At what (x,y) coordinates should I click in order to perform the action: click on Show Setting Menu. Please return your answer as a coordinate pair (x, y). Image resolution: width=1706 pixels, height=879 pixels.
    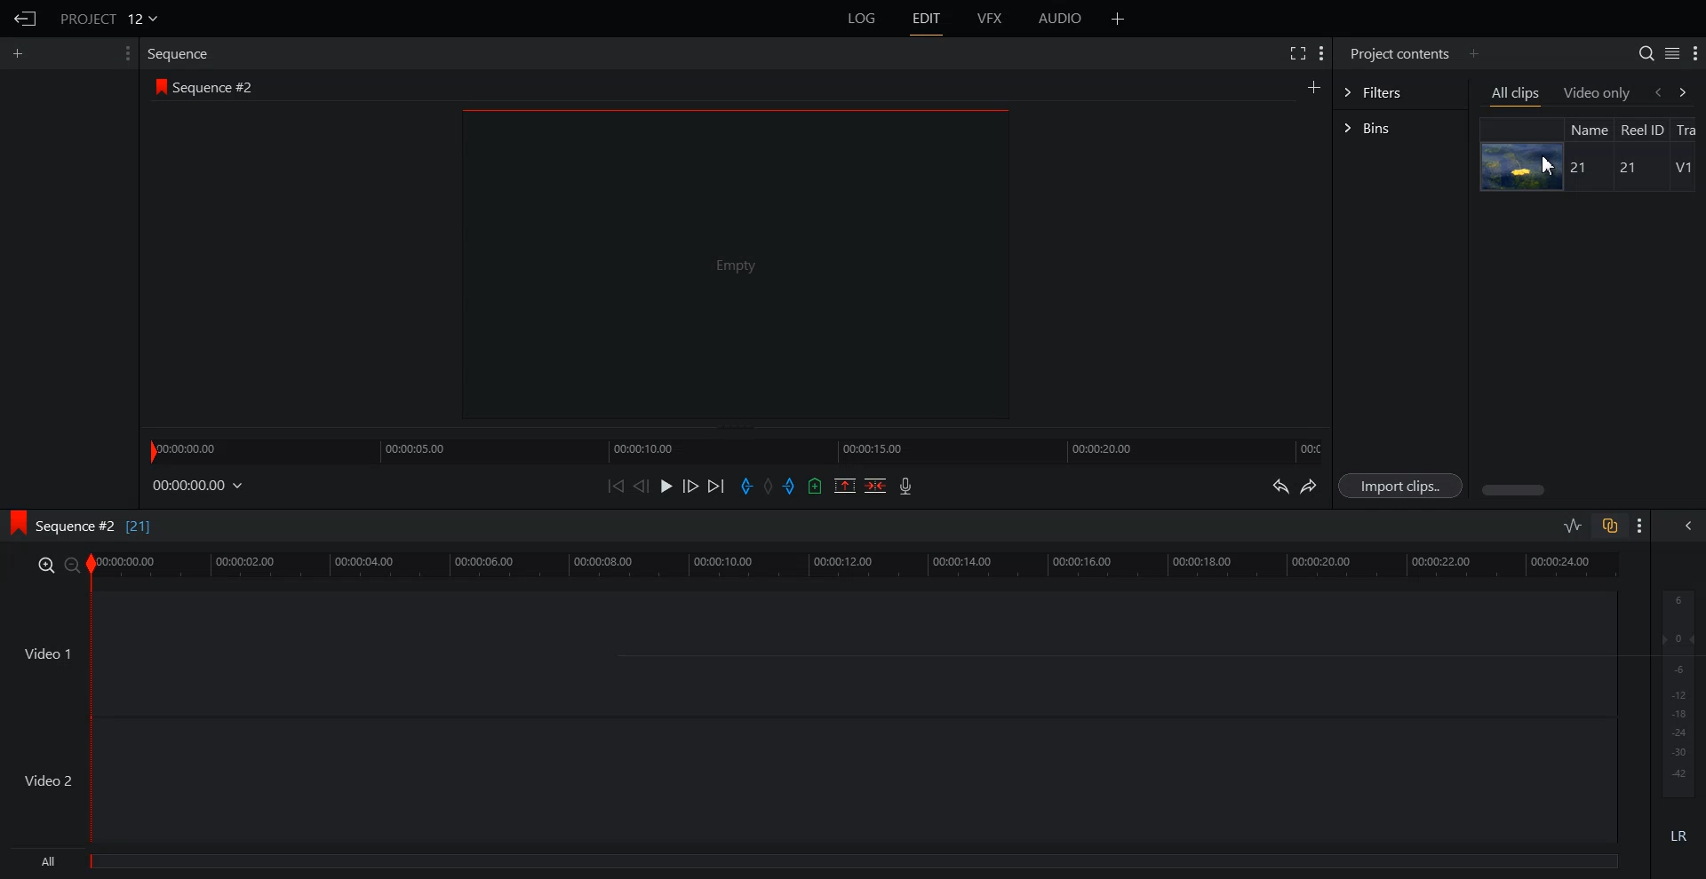
    Looking at the image, I should click on (127, 53).